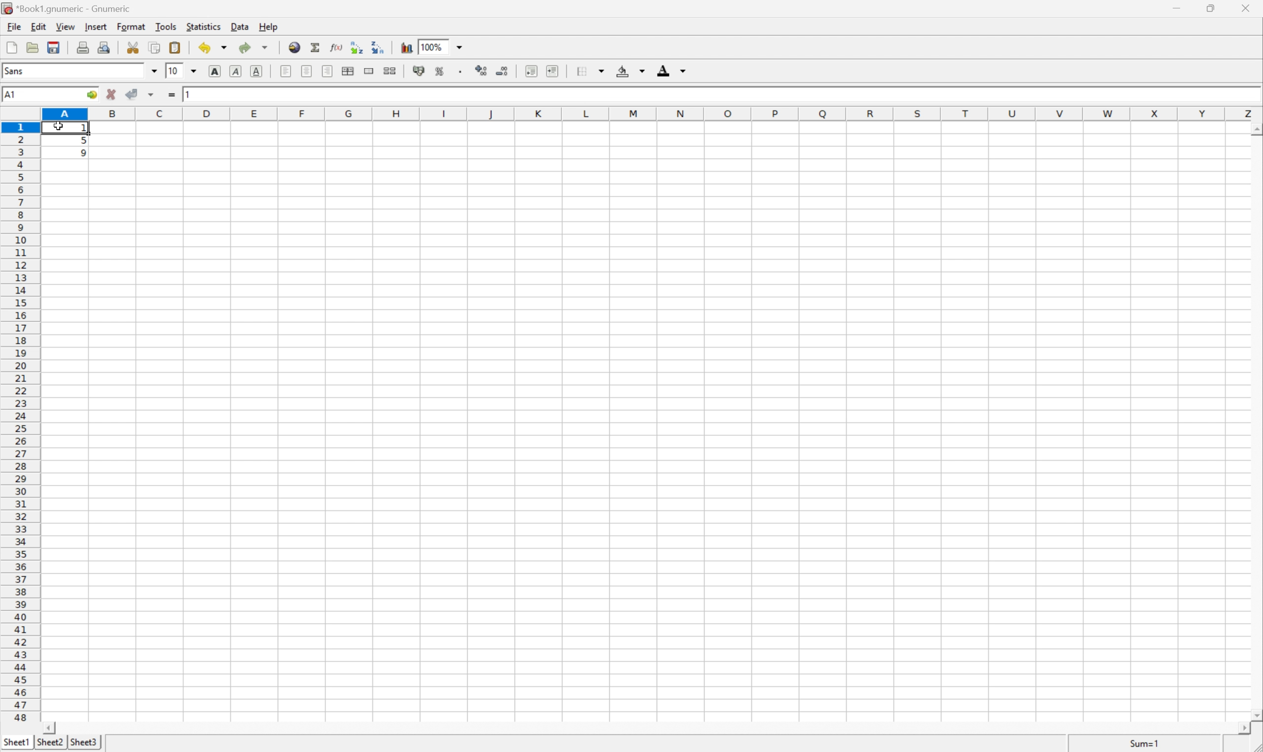 This screenshot has width=1263, height=752. I want to click on center horizontally, so click(349, 70).